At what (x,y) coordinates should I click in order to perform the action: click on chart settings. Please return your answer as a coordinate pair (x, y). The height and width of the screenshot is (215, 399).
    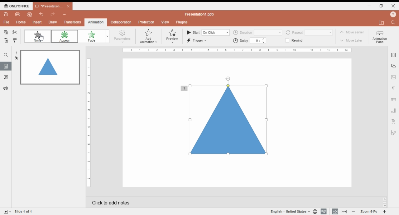
    Looking at the image, I should click on (394, 111).